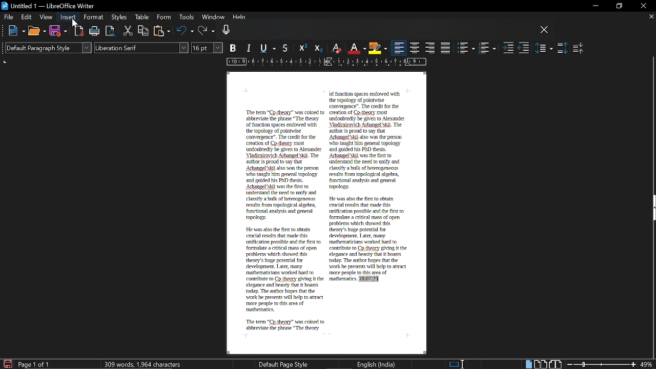 This screenshot has height=369, width=656. What do you see at coordinates (212, 18) in the screenshot?
I see `Window` at bounding box center [212, 18].